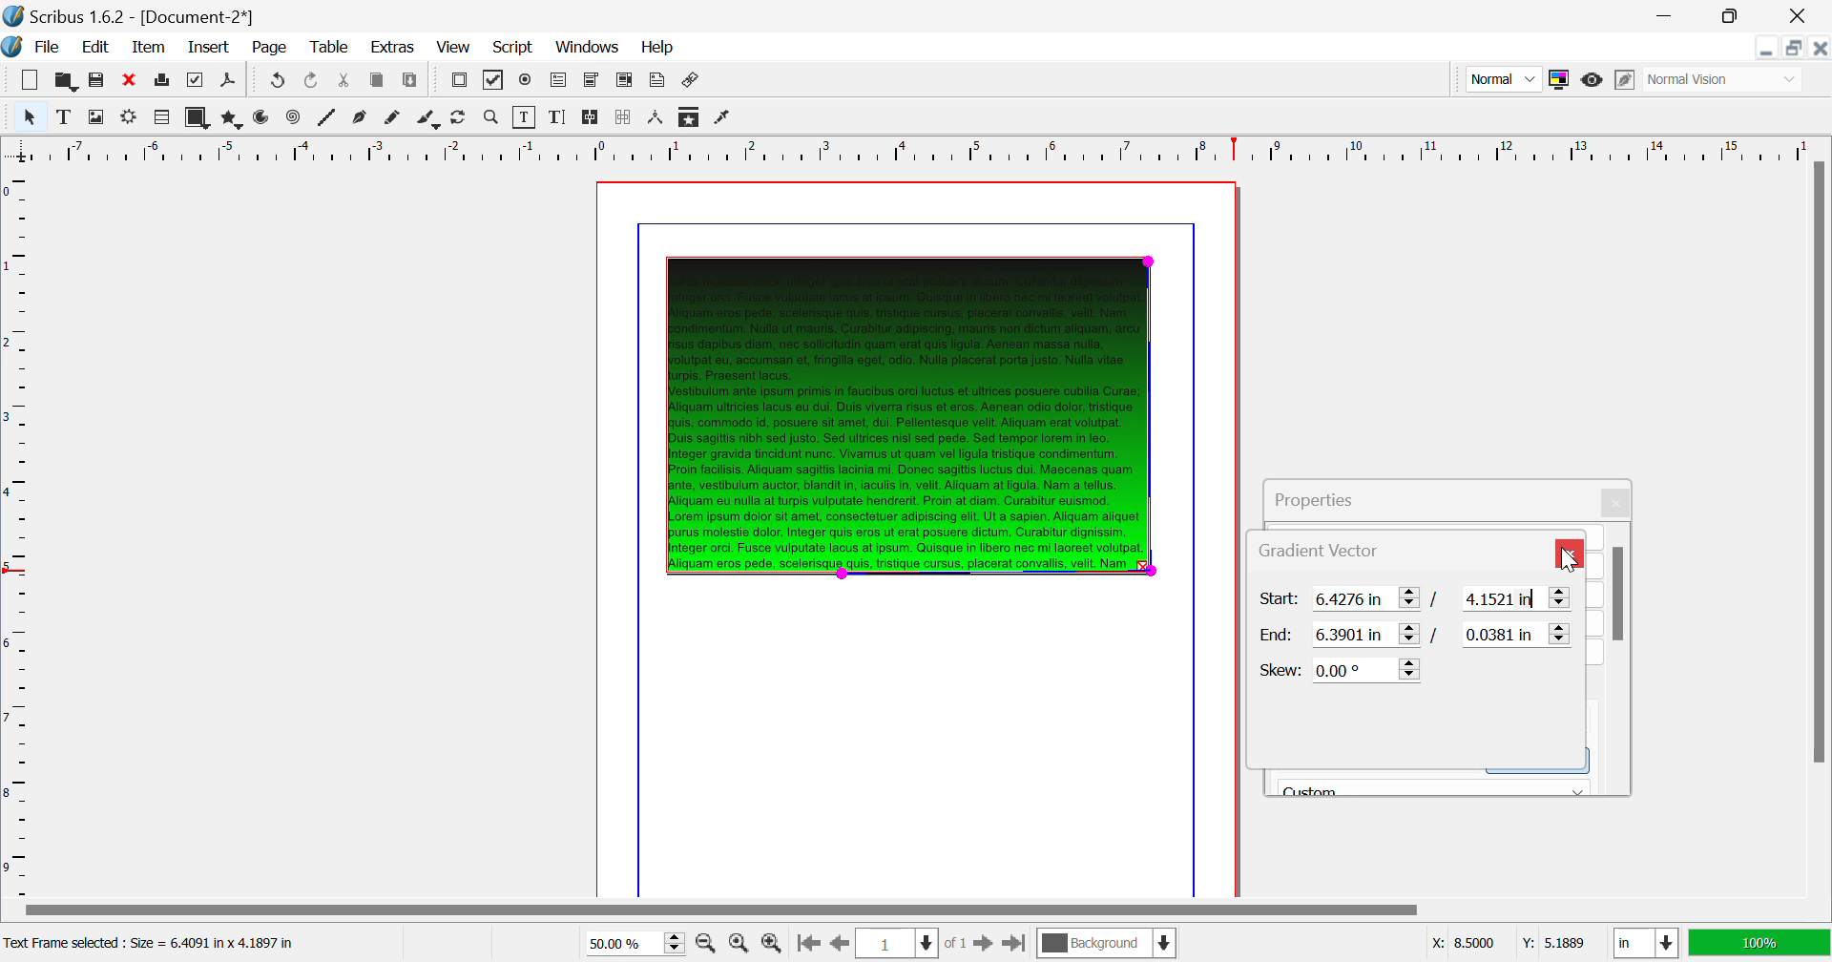 This screenshot has height=962, width=1832. What do you see at coordinates (1593, 82) in the screenshot?
I see `Preview Mode` at bounding box center [1593, 82].